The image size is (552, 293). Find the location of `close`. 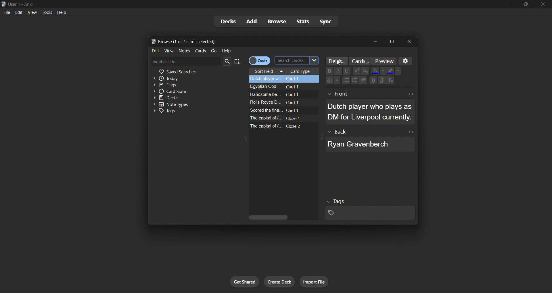

close is located at coordinates (409, 41).